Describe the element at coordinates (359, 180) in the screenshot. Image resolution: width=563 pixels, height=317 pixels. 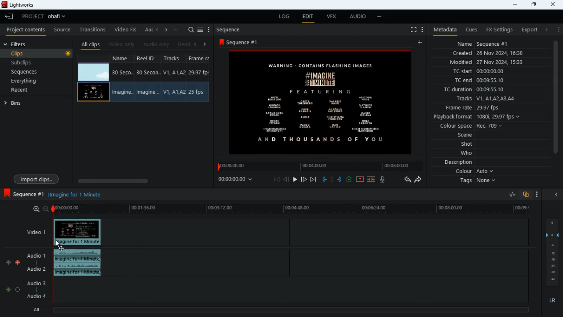
I see `up` at that location.